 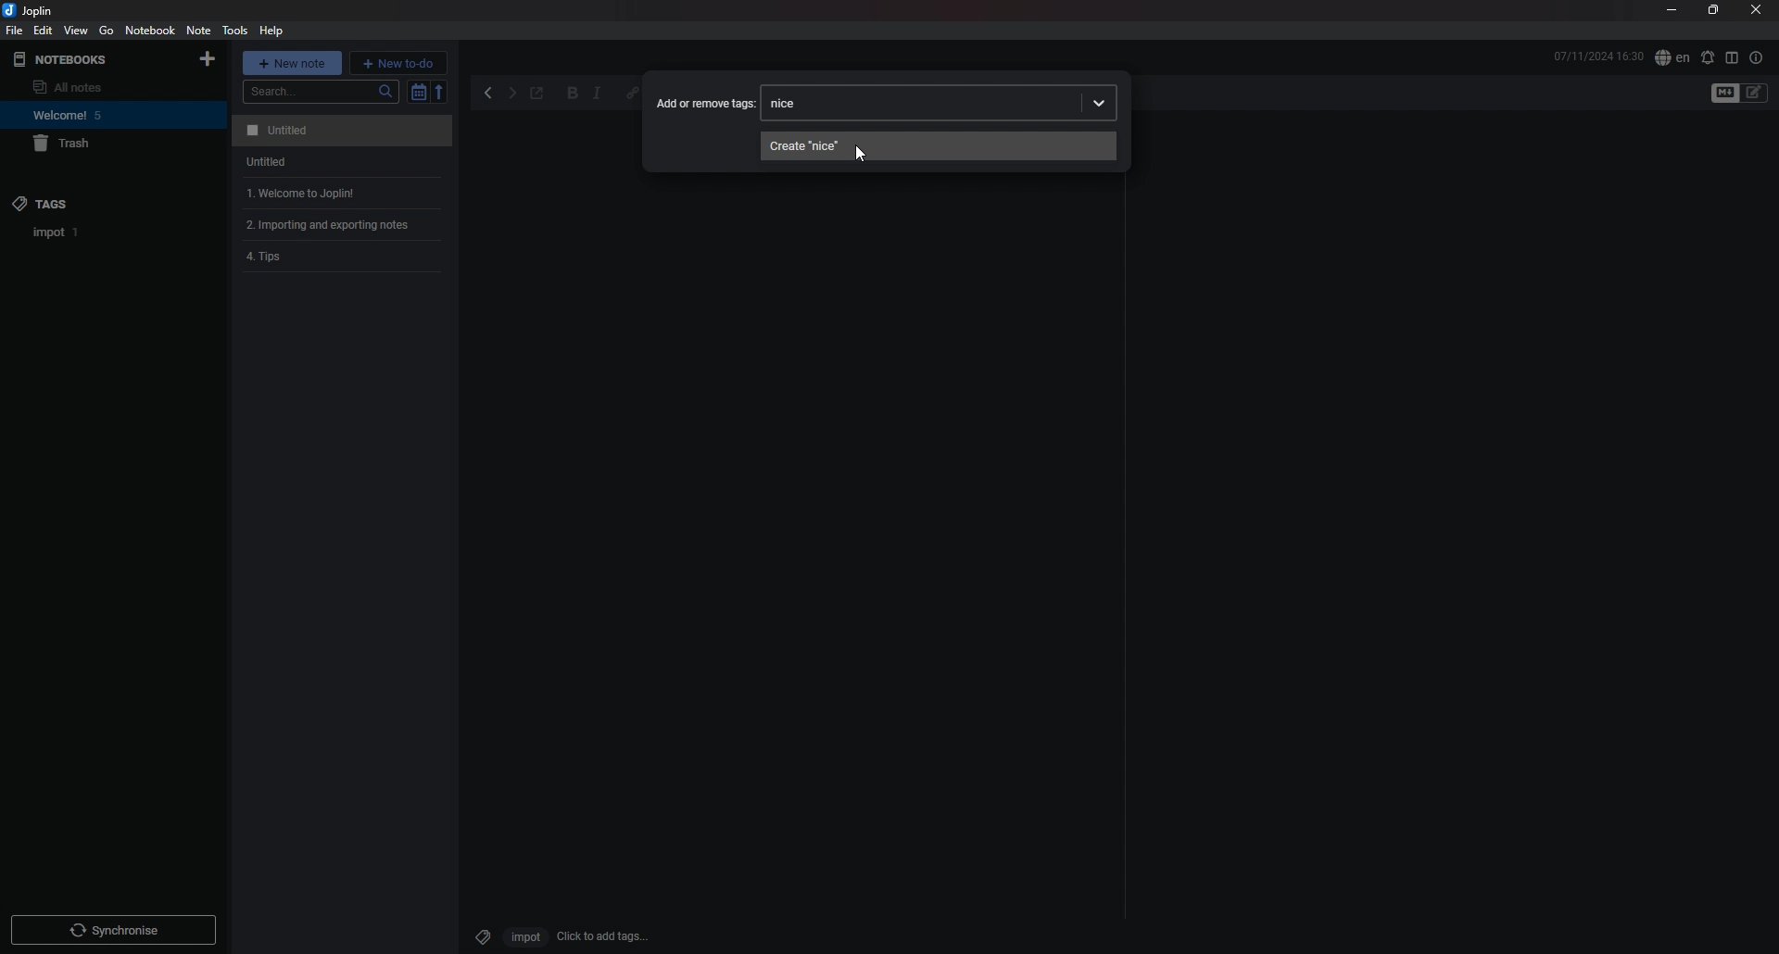 What do you see at coordinates (1672, 12) in the screenshot?
I see `minimize` at bounding box center [1672, 12].